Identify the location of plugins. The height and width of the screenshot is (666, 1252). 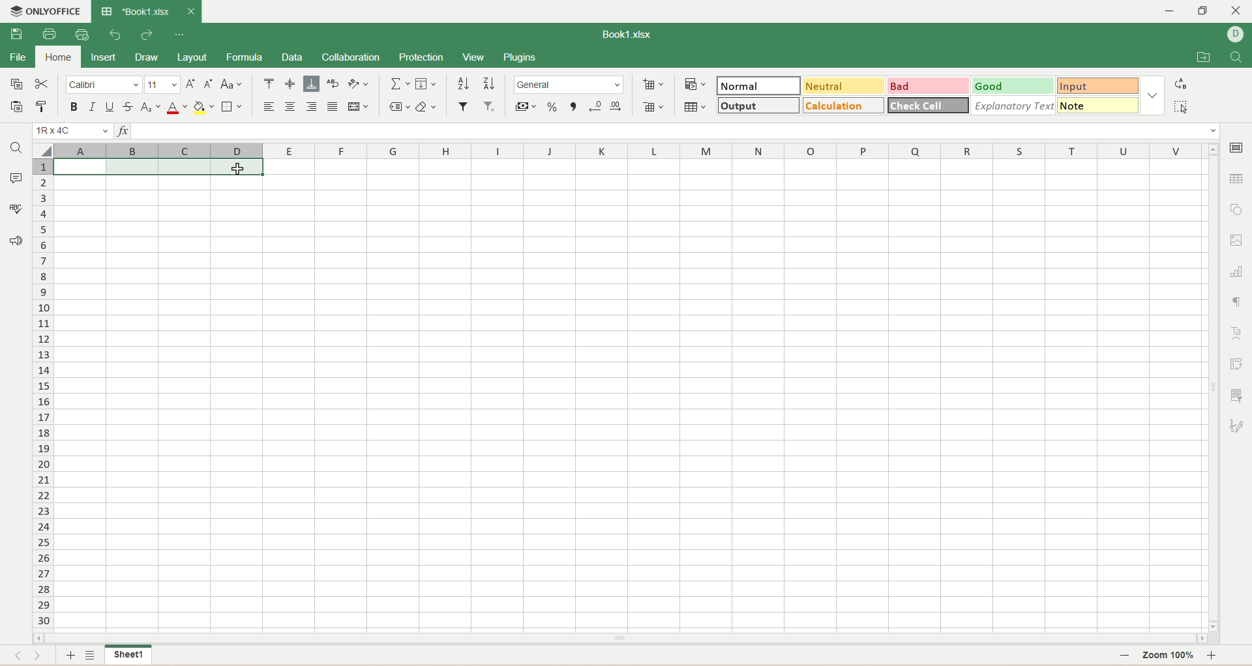
(519, 57).